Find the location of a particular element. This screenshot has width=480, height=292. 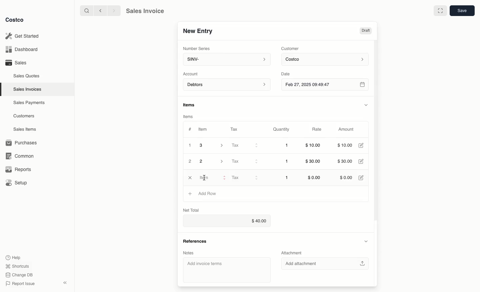

Sales is located at coordinates (15, 62).